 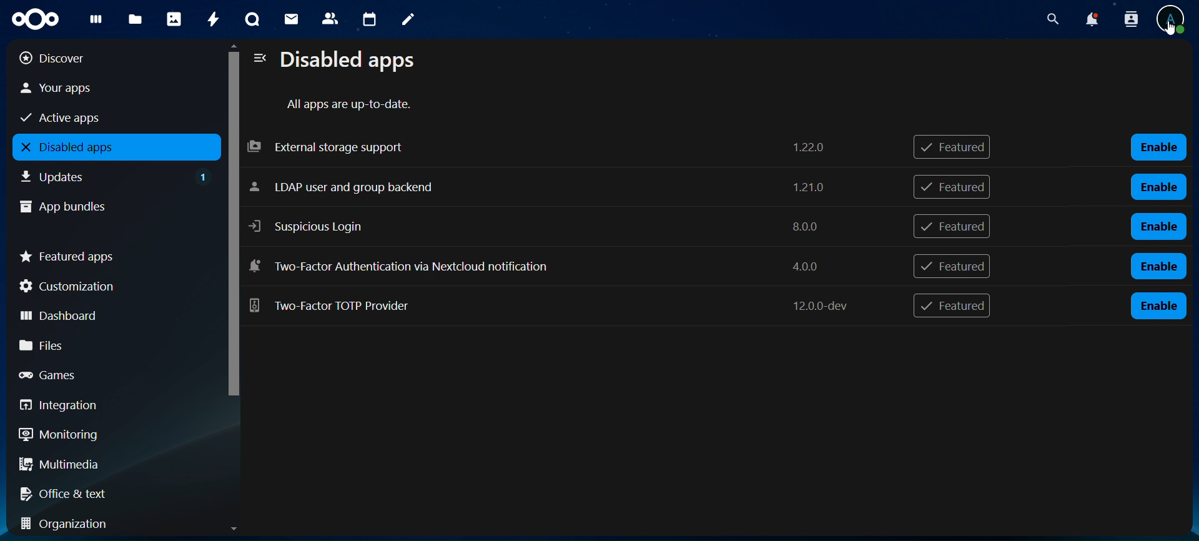 What do you see at coordinates (104, 205) in the screenshot?
I see `app bundles` at bounding box center [104, 205].